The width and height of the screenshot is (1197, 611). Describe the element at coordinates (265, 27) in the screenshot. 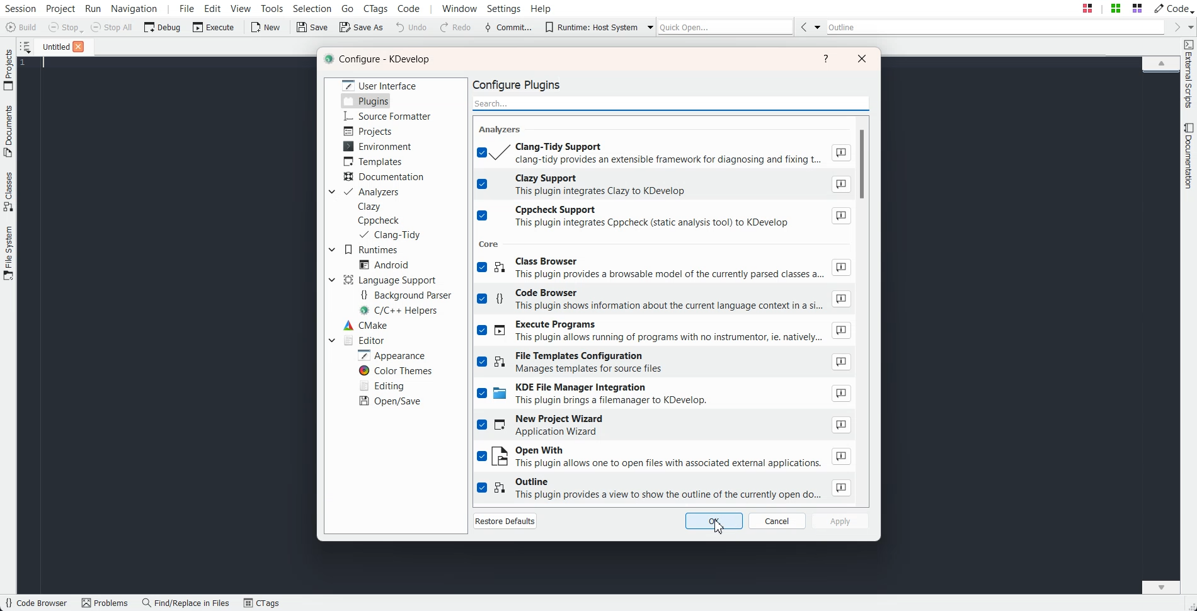

I see `New` at that location.